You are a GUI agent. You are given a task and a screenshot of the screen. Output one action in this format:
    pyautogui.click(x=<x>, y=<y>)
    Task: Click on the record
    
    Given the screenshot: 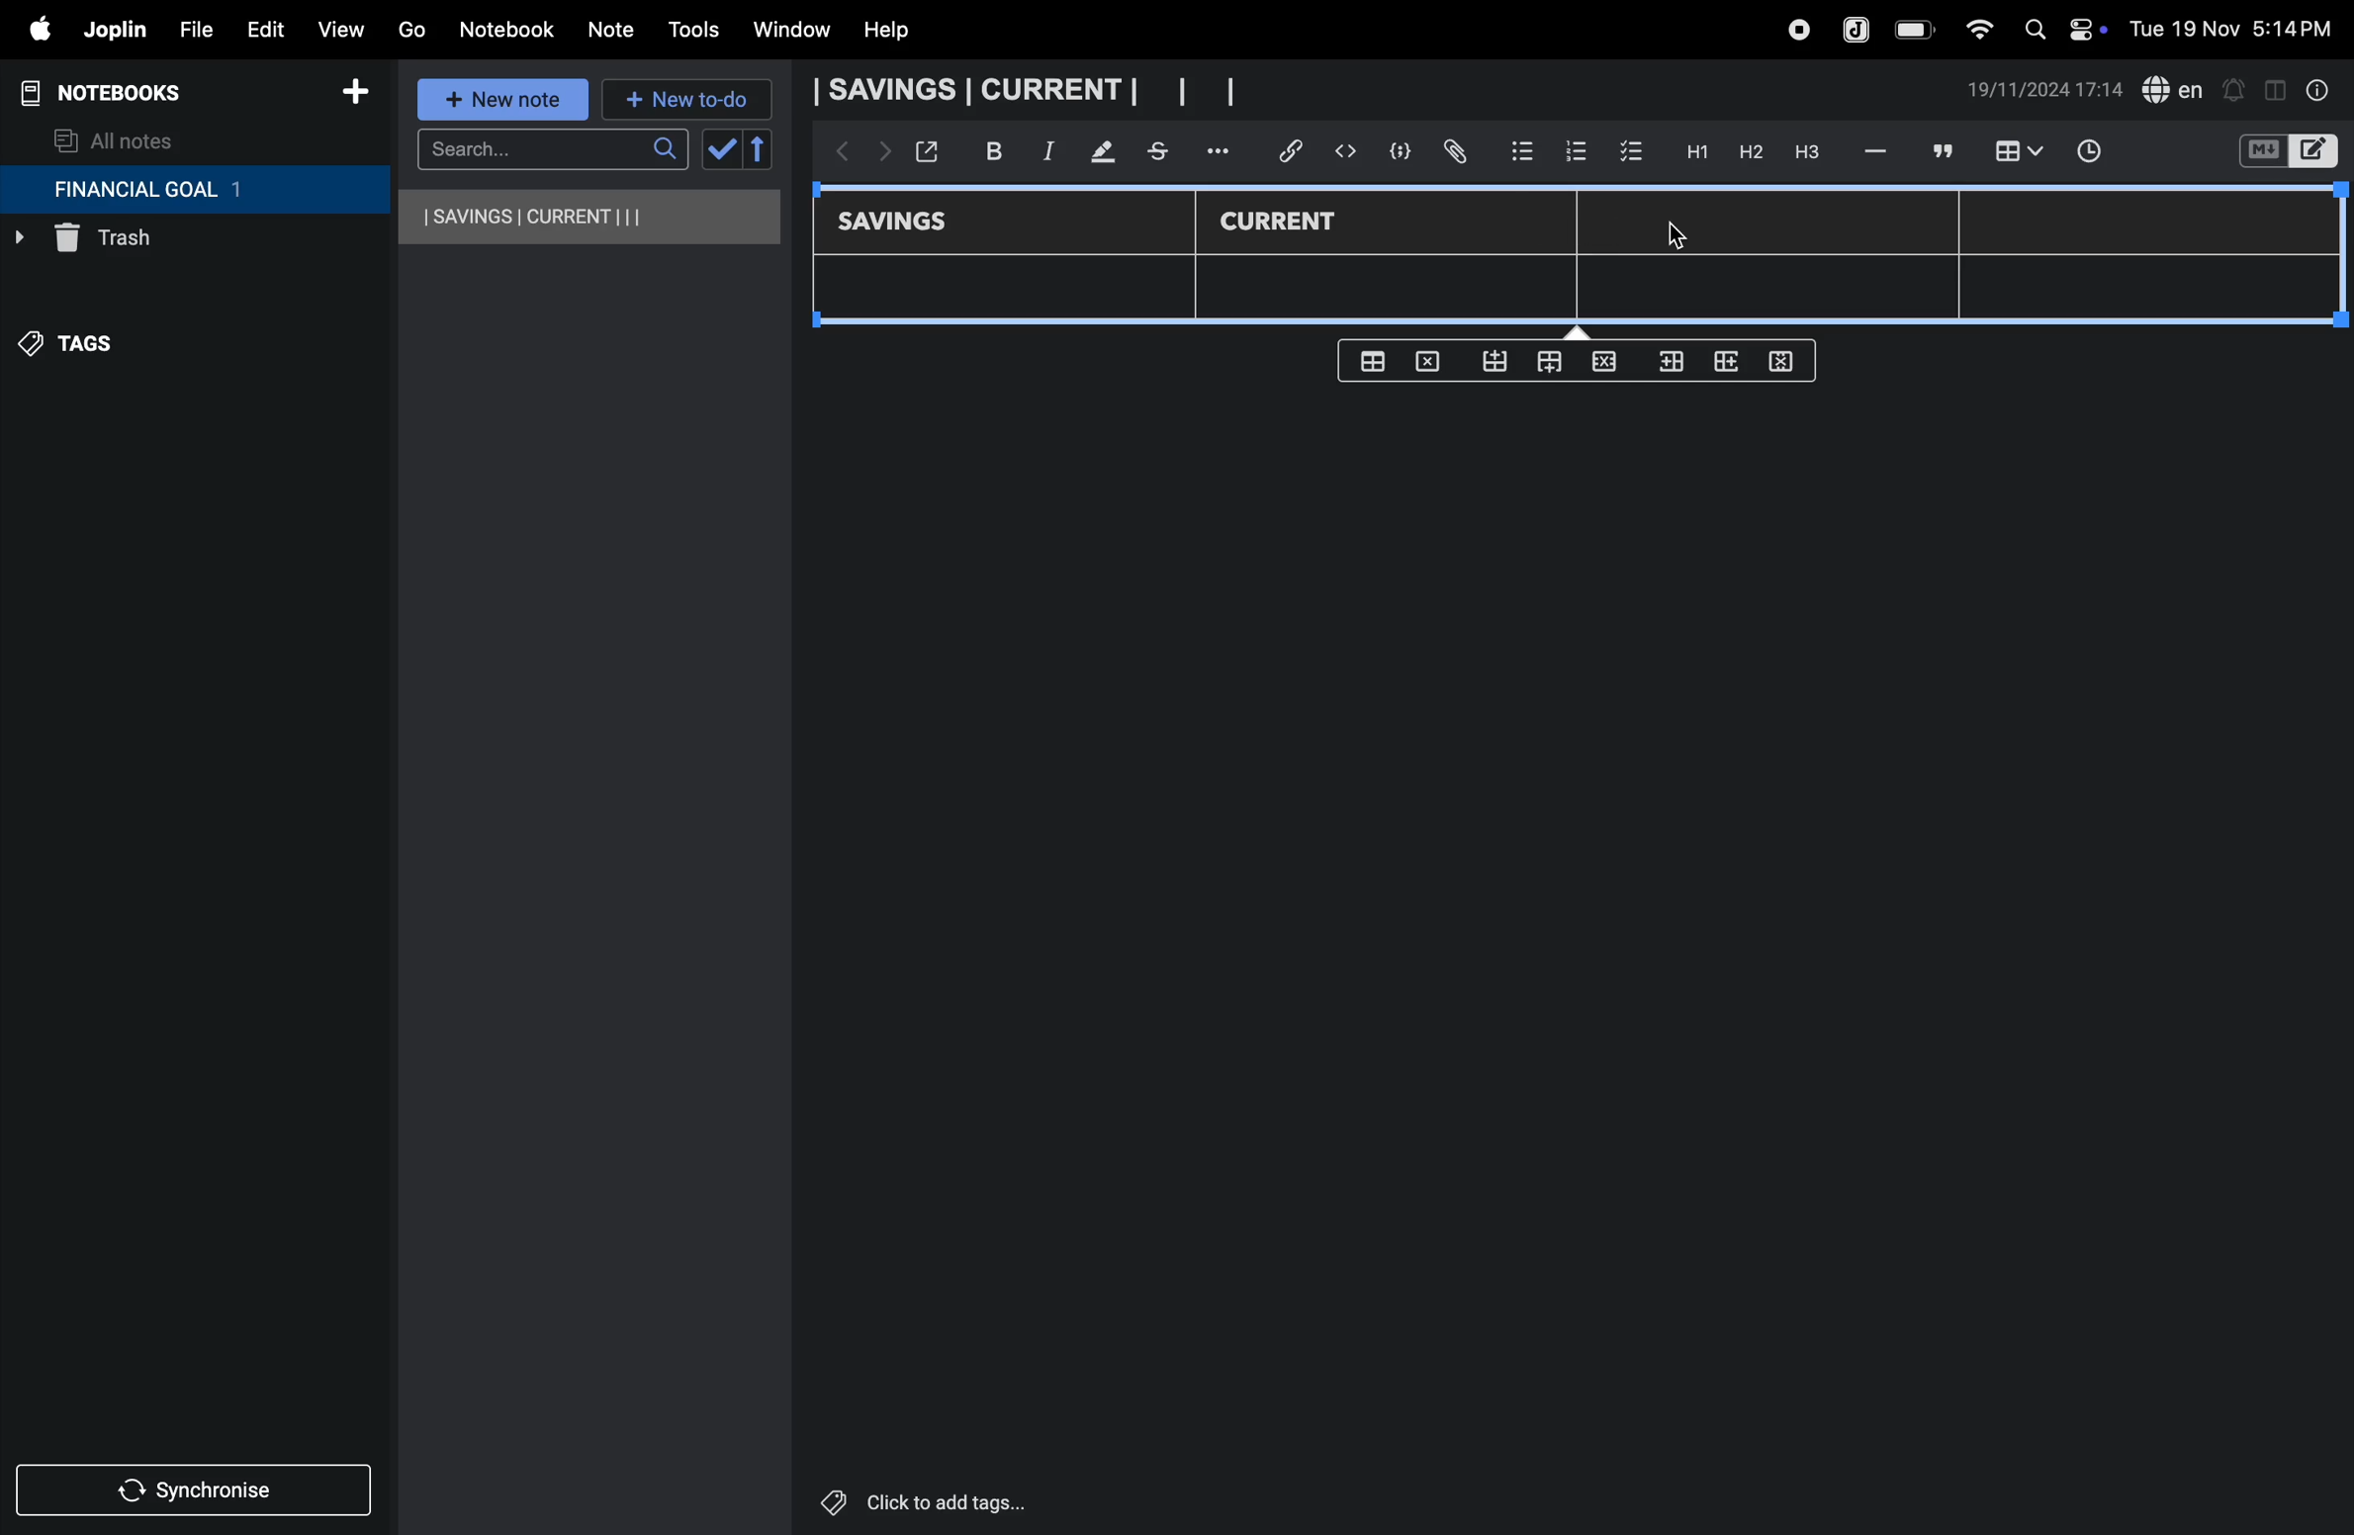 What is the action you would take?
    pyautogui.click(x=1797, y=30)
    